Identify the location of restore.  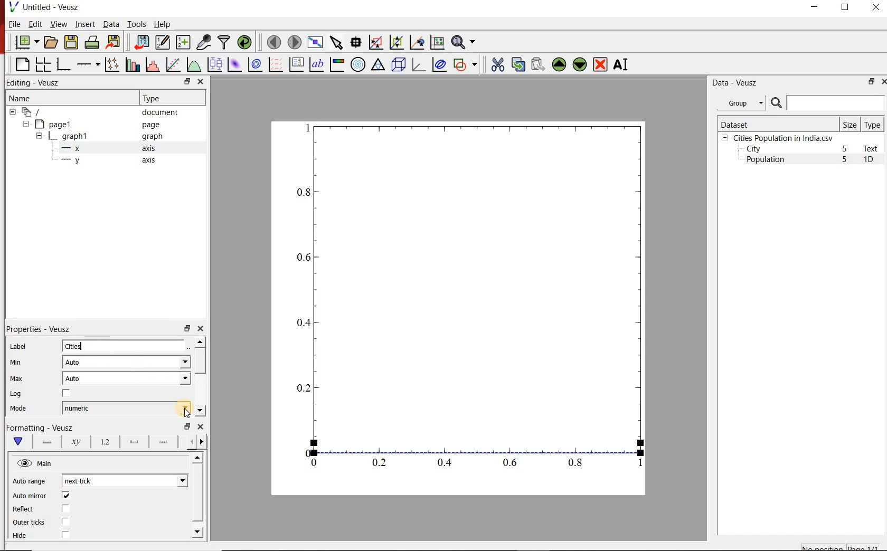
(186, 328).